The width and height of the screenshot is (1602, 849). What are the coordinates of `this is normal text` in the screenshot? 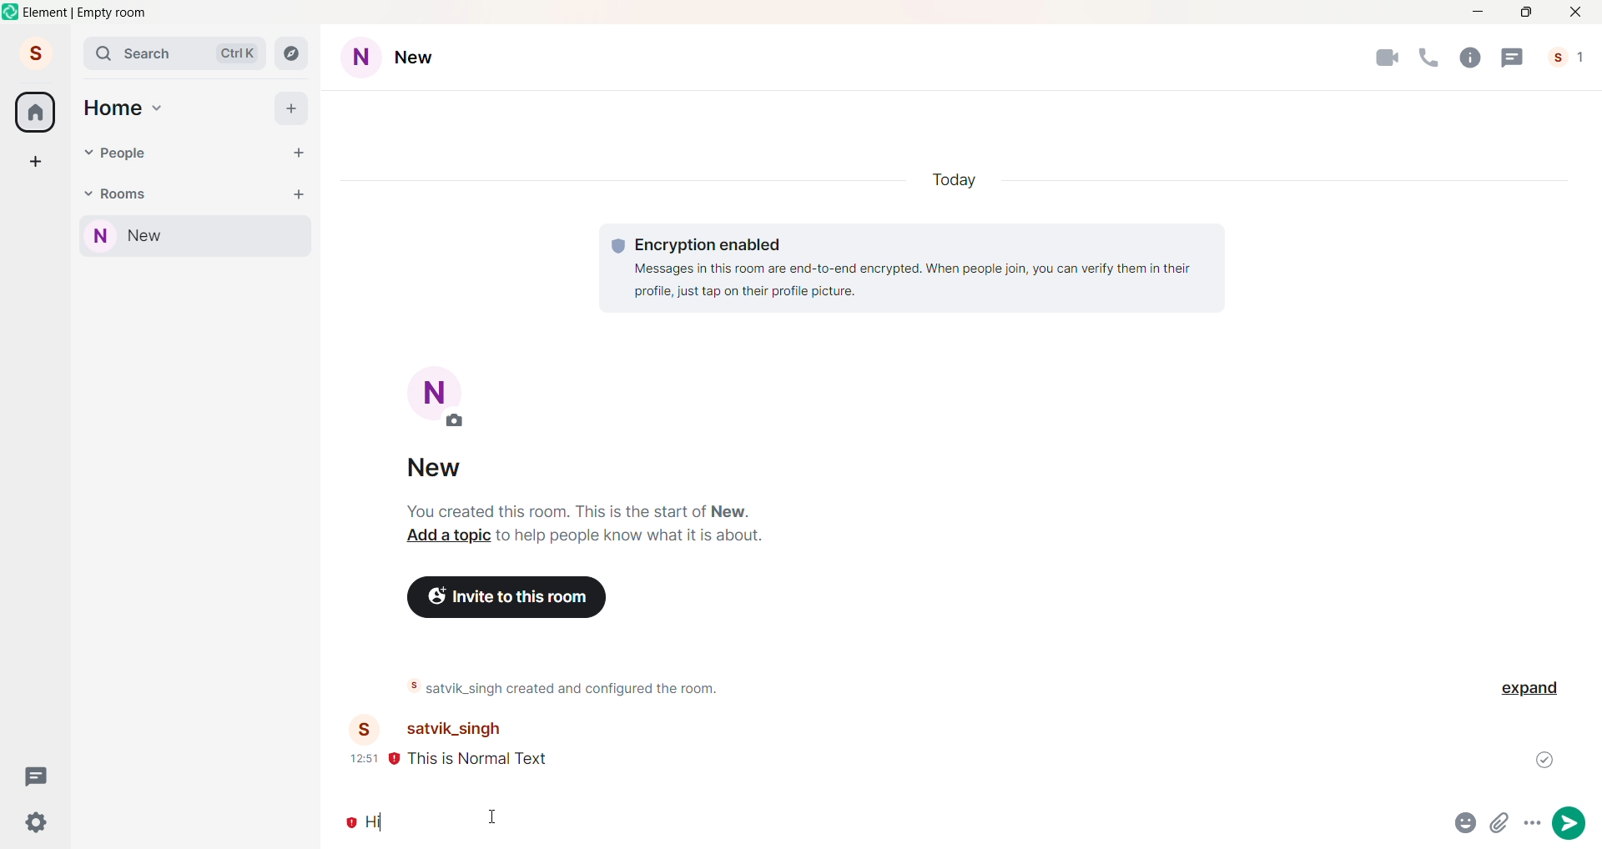 It's located at (501, 761).